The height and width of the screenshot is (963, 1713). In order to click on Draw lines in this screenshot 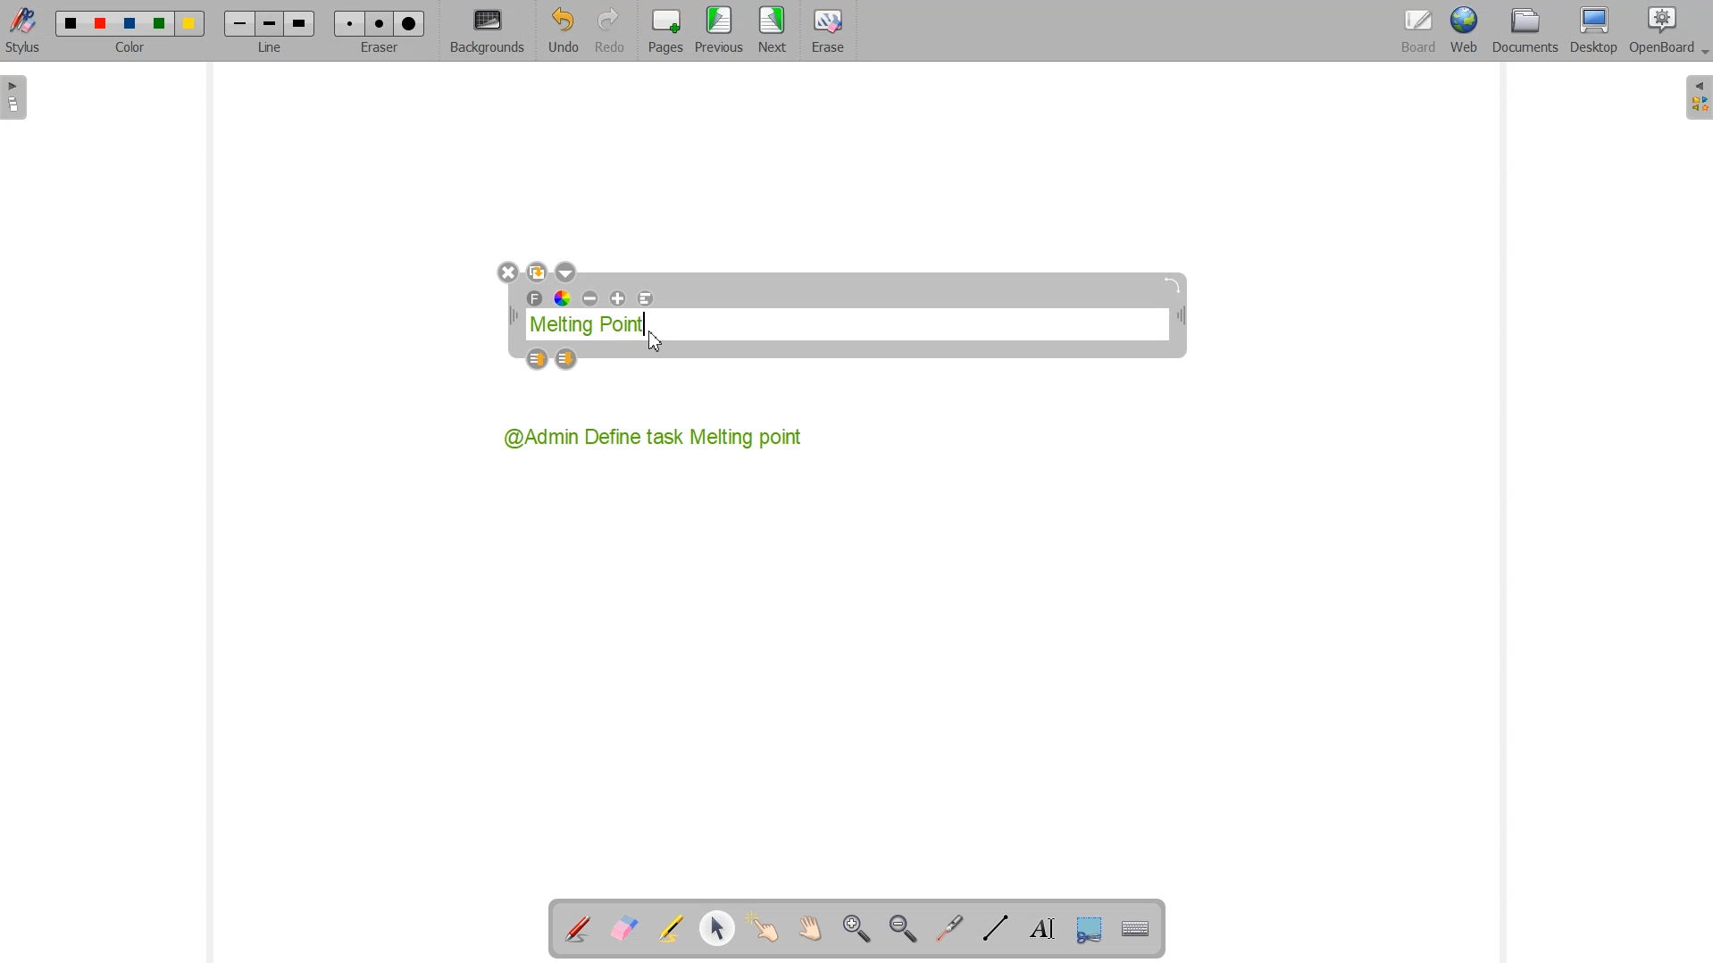, I will do `click(995, 928)`.